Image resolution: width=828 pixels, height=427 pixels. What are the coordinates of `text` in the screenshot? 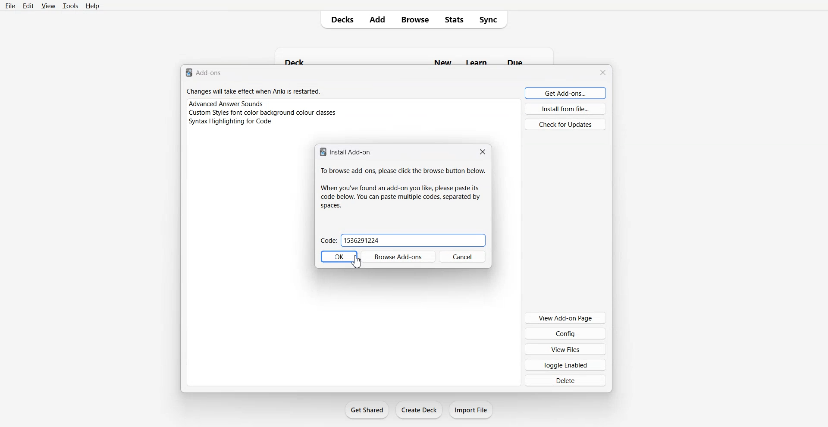 It's located at (401, 195).